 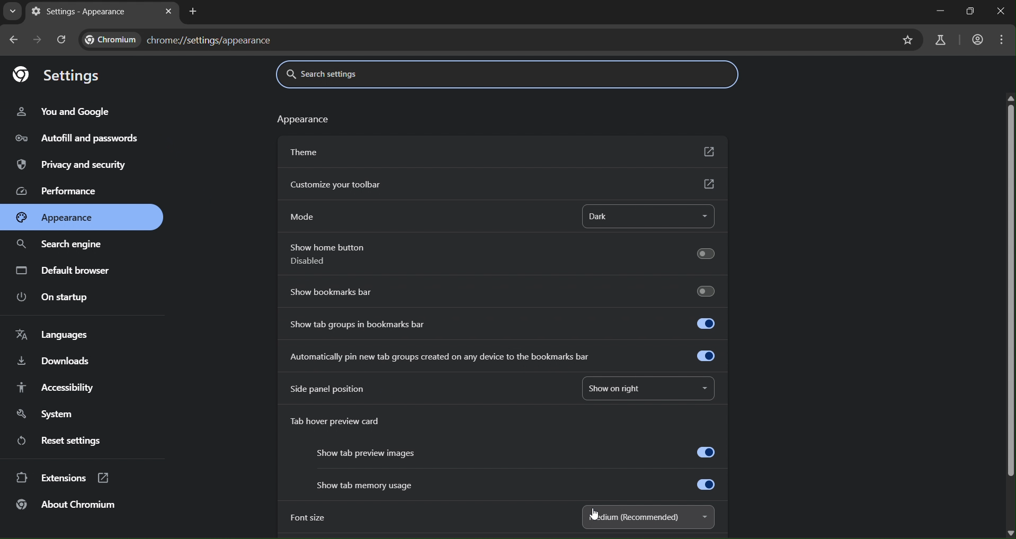 I want to click on privacy & security, so click(x=69, y=163).